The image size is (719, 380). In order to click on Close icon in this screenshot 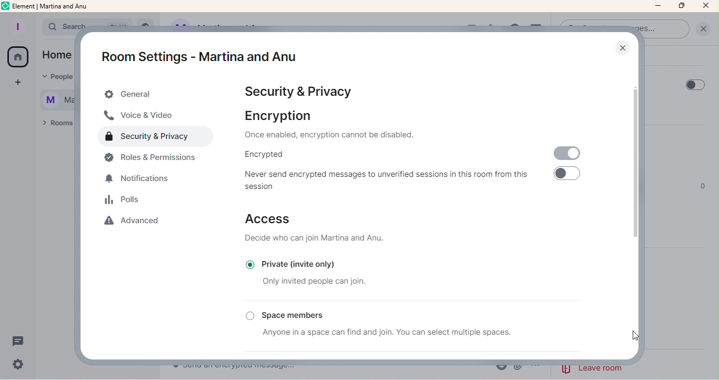, I will do `click(706, 6)`.